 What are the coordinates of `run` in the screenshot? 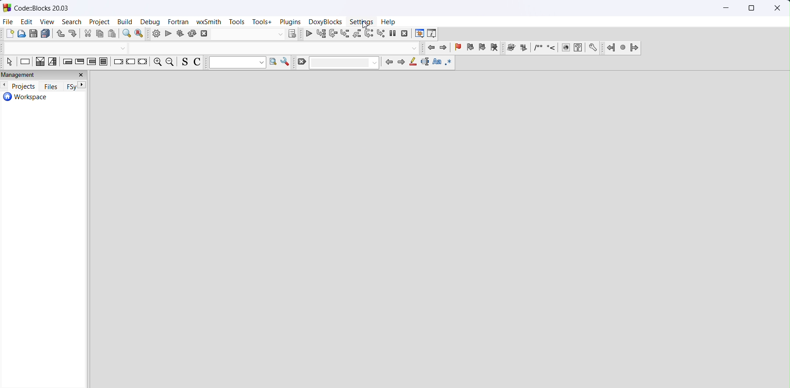 It's located at (169, 34).